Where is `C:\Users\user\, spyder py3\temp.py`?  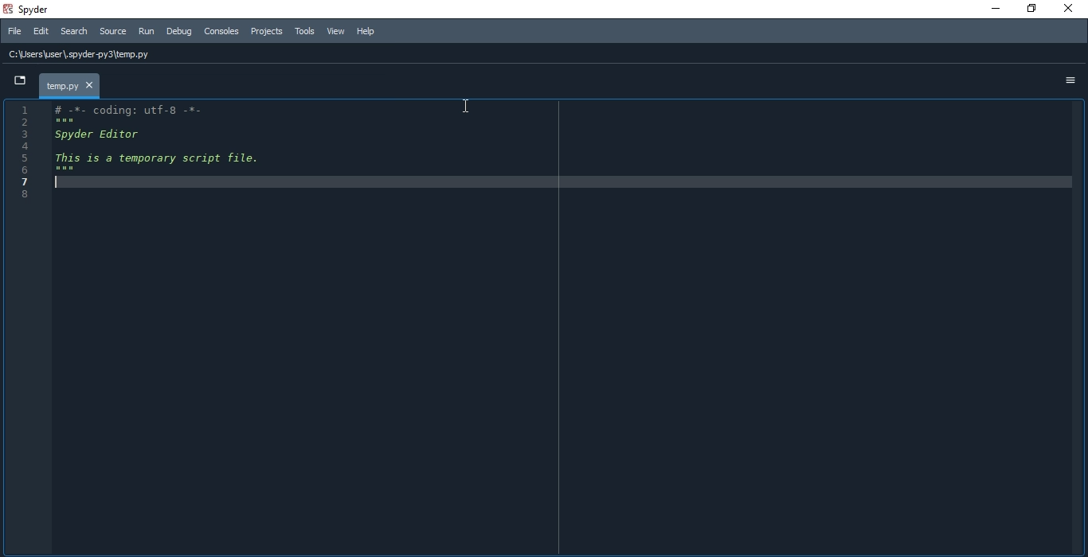
C:\Users\user\, spyder py3\temp.py is located at coordinates (85, 56).